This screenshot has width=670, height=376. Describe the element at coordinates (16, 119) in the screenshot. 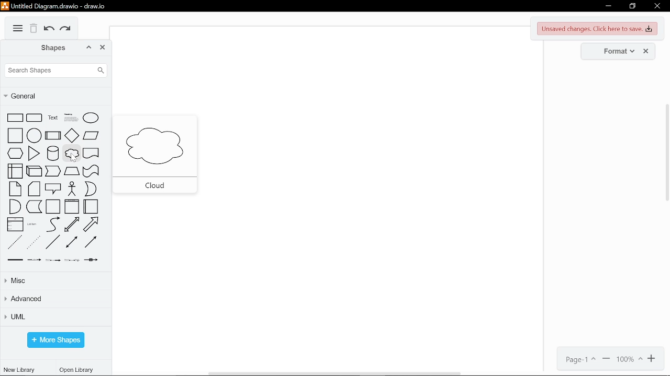

I see `rectangle` at that location.